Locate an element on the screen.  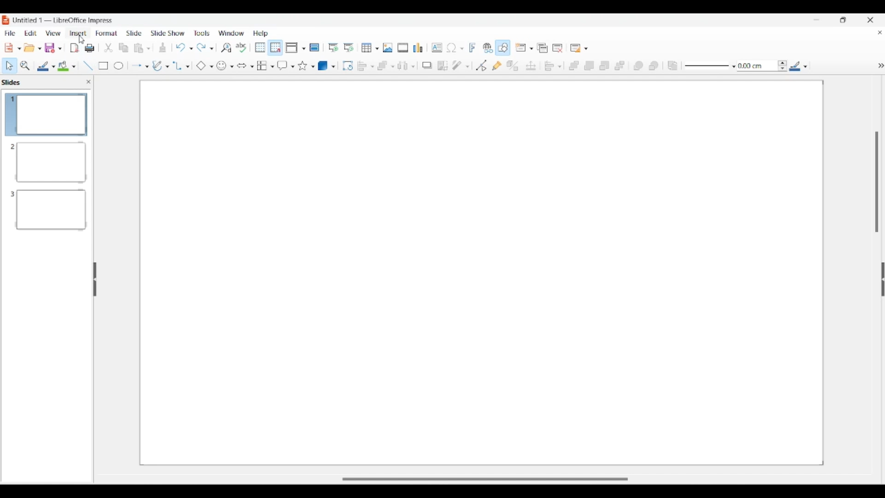
Horizontal slide bar is located at coordinates (485, 479).